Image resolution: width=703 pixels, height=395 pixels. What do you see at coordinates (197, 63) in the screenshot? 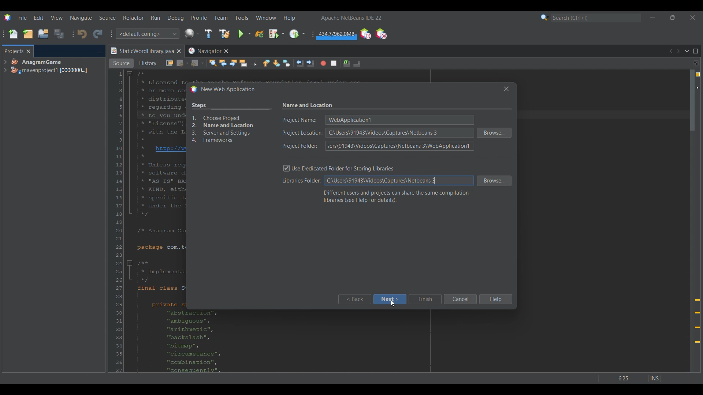
I see `Forward` at bounding box center [197, 63].